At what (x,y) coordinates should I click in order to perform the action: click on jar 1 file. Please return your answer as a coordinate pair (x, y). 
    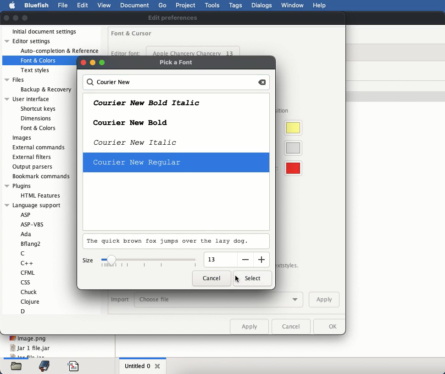
    Looking at the image, I should click on (30, 348).